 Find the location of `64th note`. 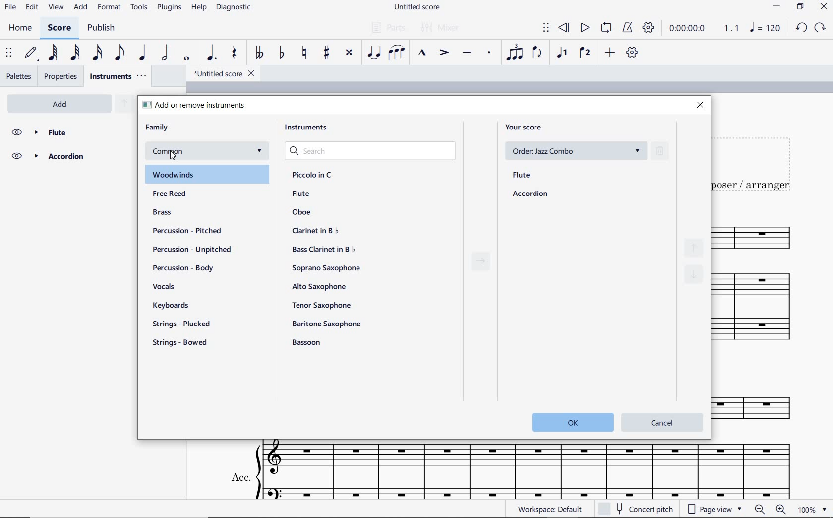

64th note is located at coordinates (53, 53).